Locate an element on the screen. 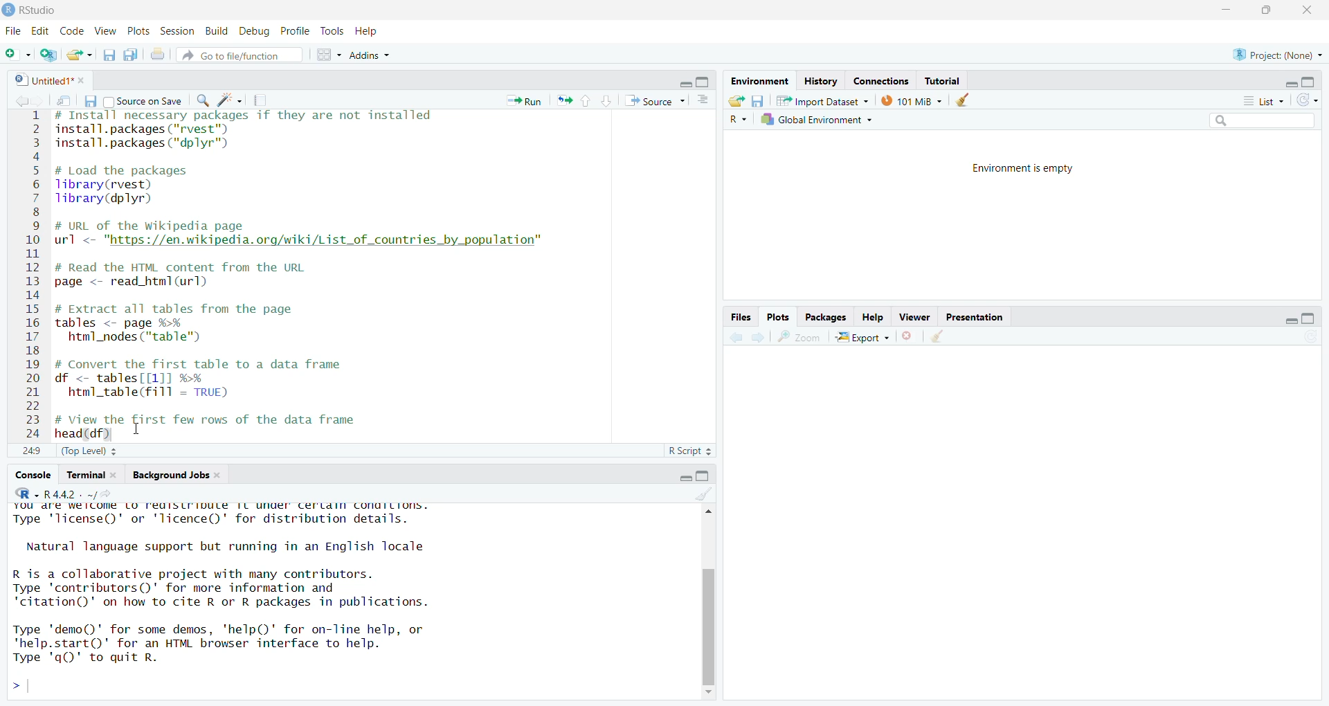 This screenshot has height=706, width=1329. Build is located at coordinates (218, 32).